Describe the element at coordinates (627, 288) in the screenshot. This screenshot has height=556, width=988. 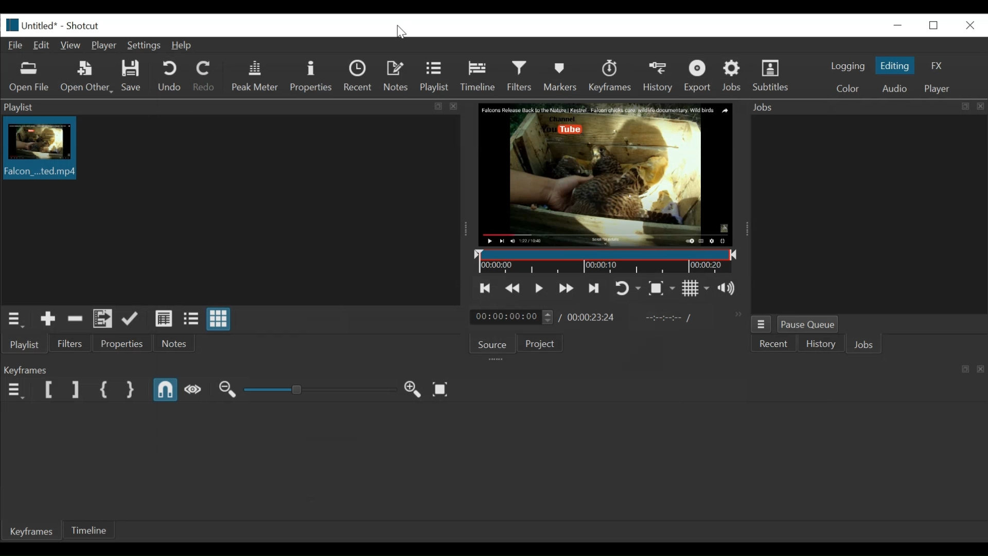
I see `Toggle Zoom` at that location.